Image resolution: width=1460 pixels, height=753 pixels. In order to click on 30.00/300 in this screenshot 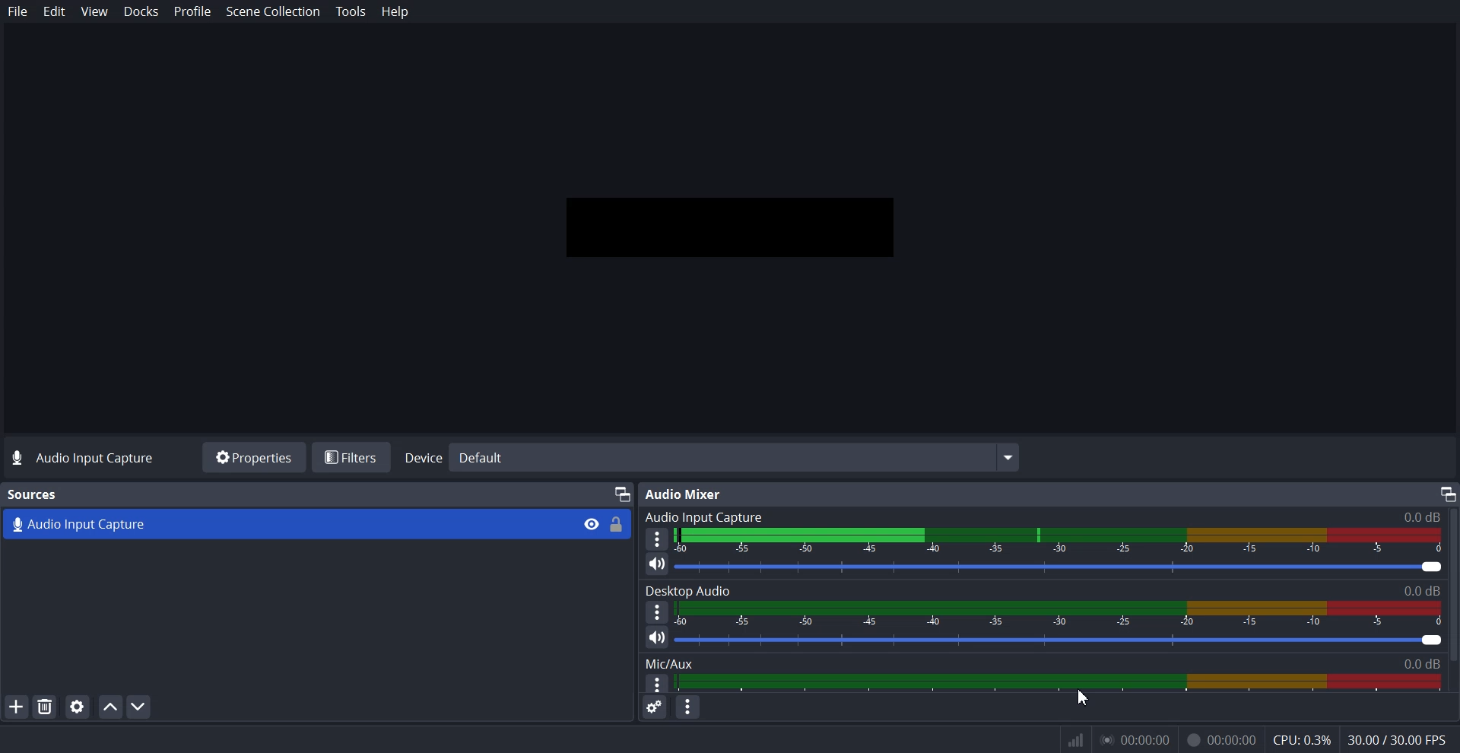, I will do `click(1402, 741)`.